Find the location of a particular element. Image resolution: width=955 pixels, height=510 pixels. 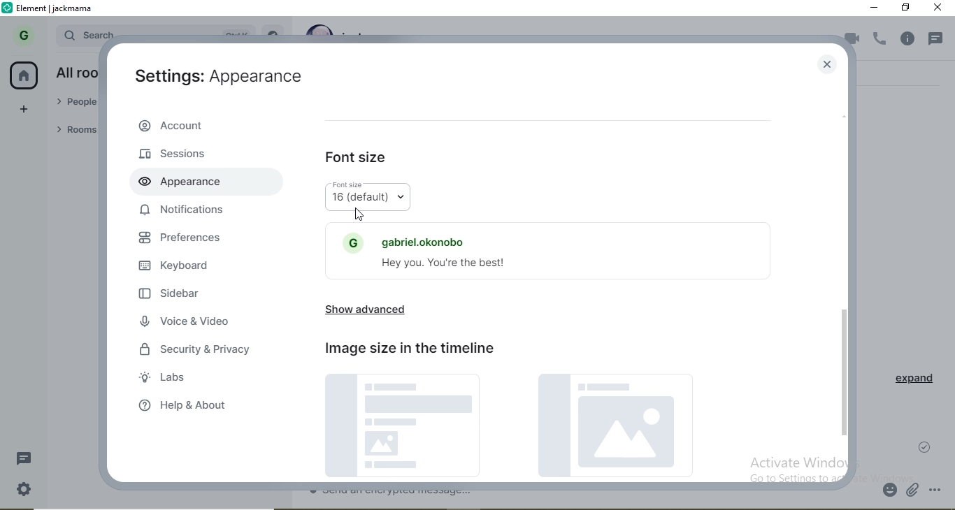

element is located at coordinates (55, 9).